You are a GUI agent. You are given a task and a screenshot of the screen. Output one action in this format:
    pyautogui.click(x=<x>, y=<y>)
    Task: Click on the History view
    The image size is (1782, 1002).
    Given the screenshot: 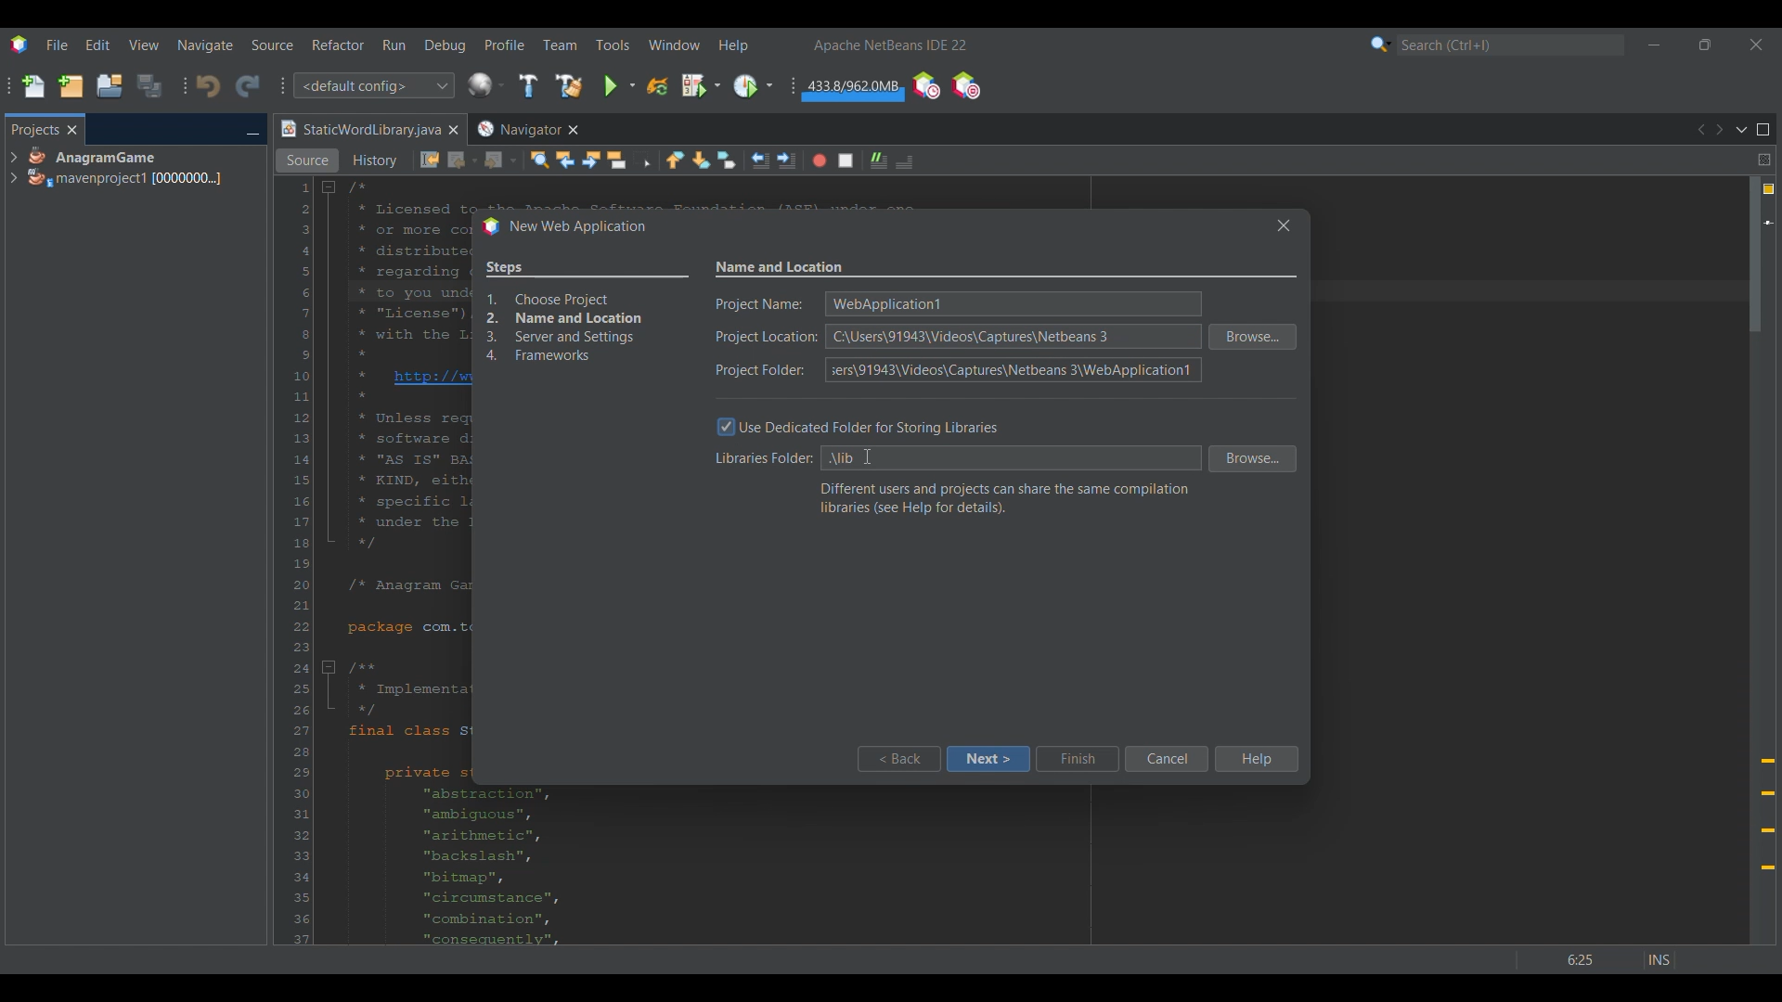 What is the action you would take?
    pyautogui.click(x=377, y=161)
    